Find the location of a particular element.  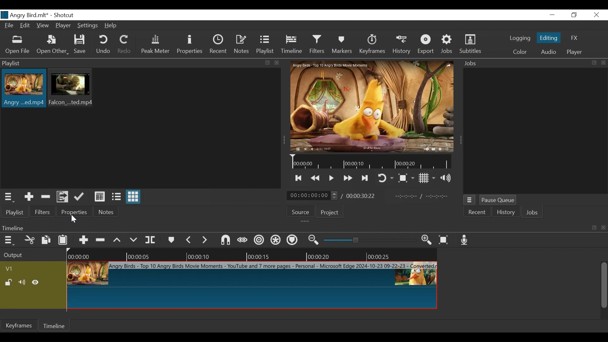

Properties is located at coordinates (75, 212).